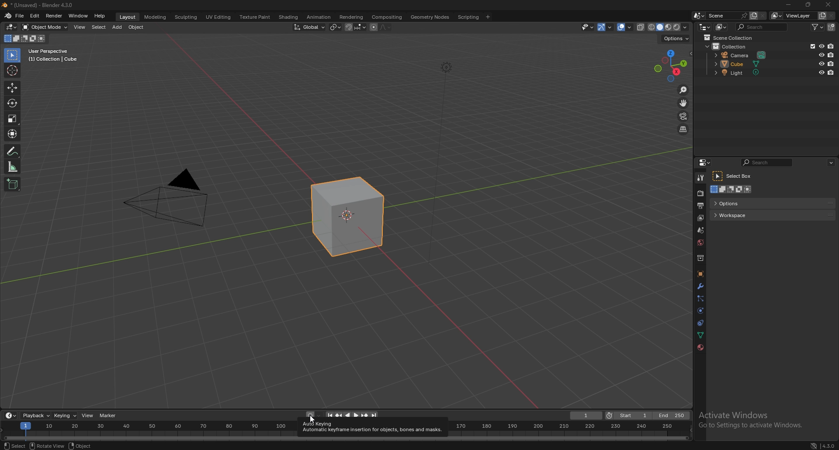 The height and width of the screenshot is (450, 839). I want to click on object, so click(80, 446).